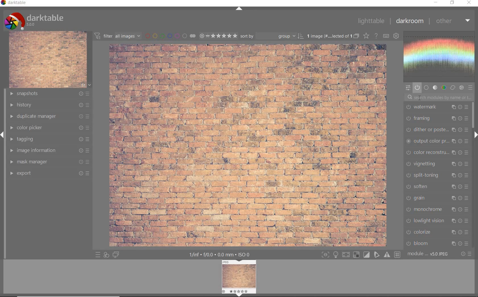 The width and height of the screenshot is (478, 297). I want to click on effect, so click(461, 87).